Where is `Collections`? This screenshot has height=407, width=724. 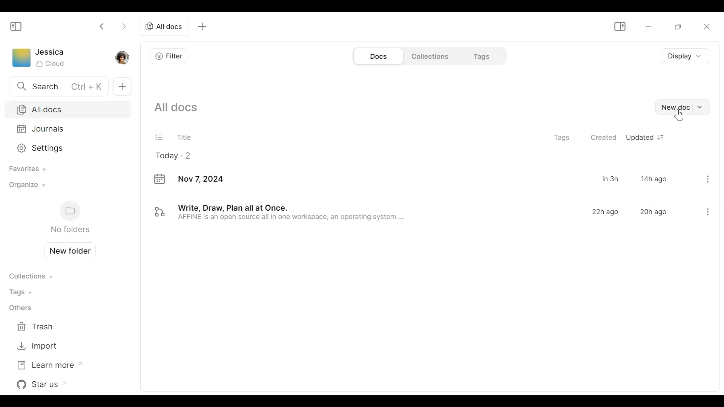
Collections is located at coordinates (31, 277).